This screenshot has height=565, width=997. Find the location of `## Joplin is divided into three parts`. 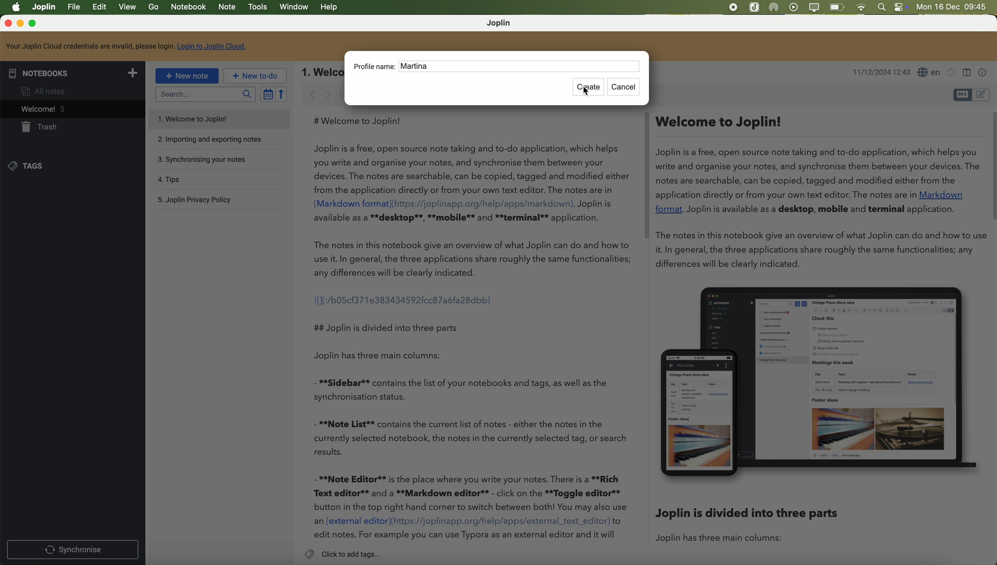

## Joplin is divided into three parts is located at coordinates (385, 327).